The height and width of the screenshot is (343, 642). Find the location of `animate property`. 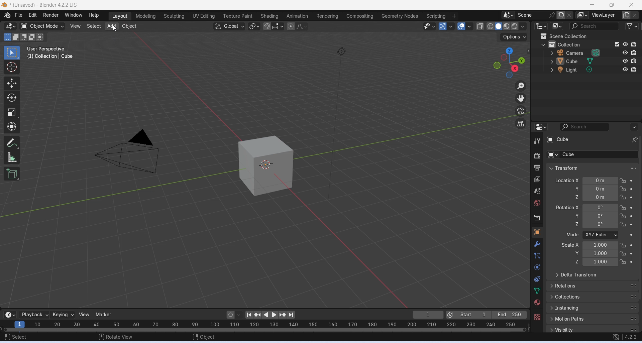

animate property is located at coordinates (632, 189).